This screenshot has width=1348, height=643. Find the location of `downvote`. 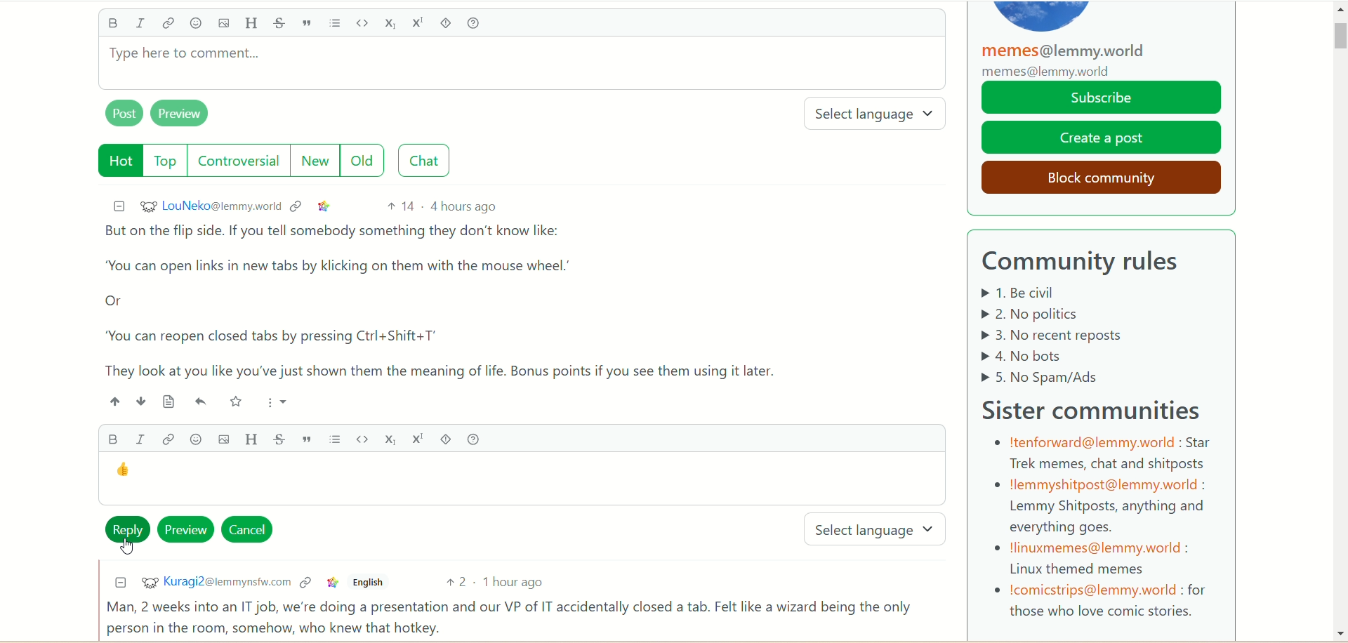

downvote is located at coordinates (137, 401).